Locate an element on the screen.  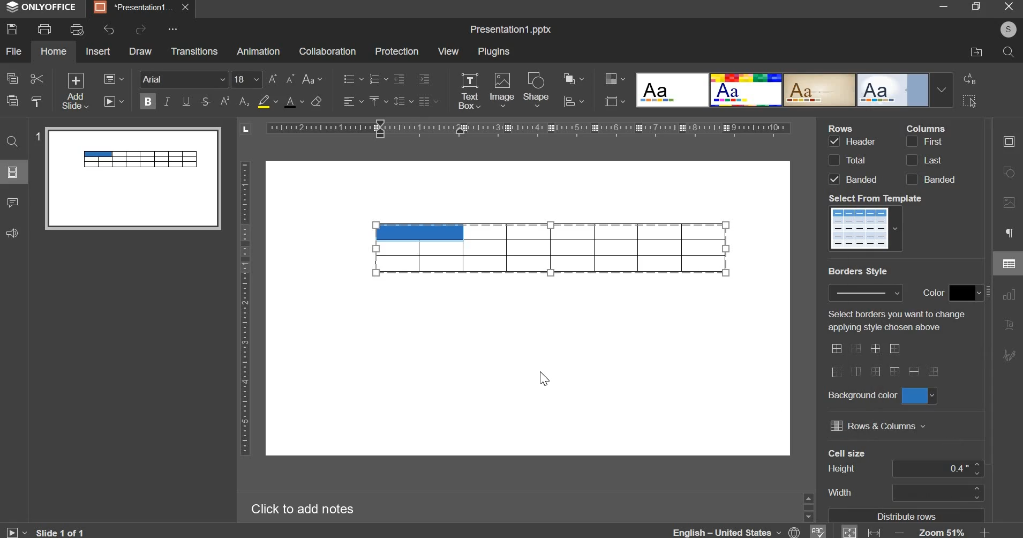
rows & columns is located at coordinates (877, 425).